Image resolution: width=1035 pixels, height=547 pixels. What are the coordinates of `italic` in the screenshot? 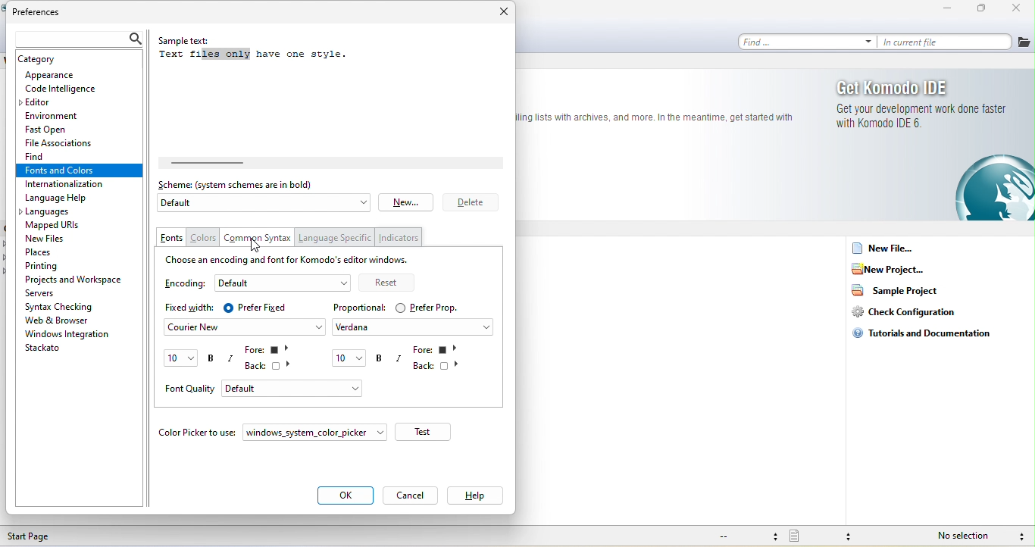 It's located at (401, 360).